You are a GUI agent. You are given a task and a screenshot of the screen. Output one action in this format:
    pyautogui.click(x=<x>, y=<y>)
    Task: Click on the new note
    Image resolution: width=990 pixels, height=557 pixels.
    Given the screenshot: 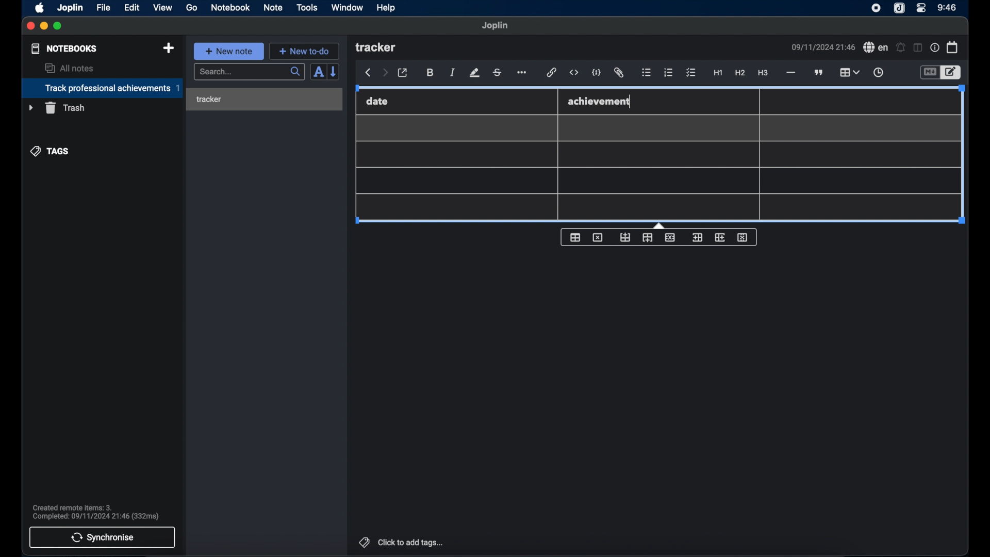 What is the action you would take?
    pyautogui.click(x=228, y=51)
    